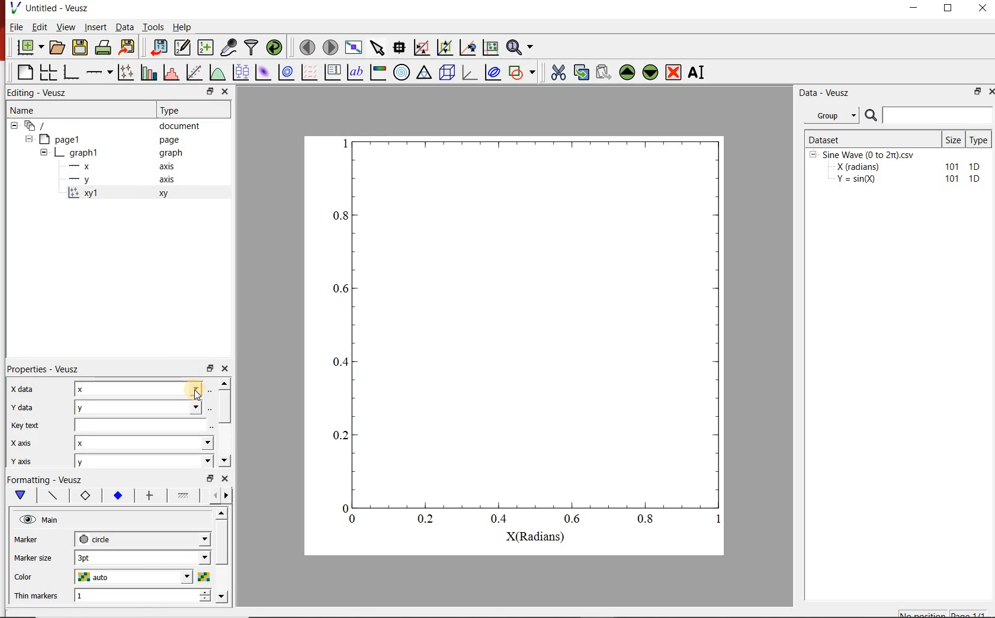 The height and width of the screenshot is (618, 995). Describe the element at coordinates (116, 496) in the screenshot. I see `1.2` at that location.